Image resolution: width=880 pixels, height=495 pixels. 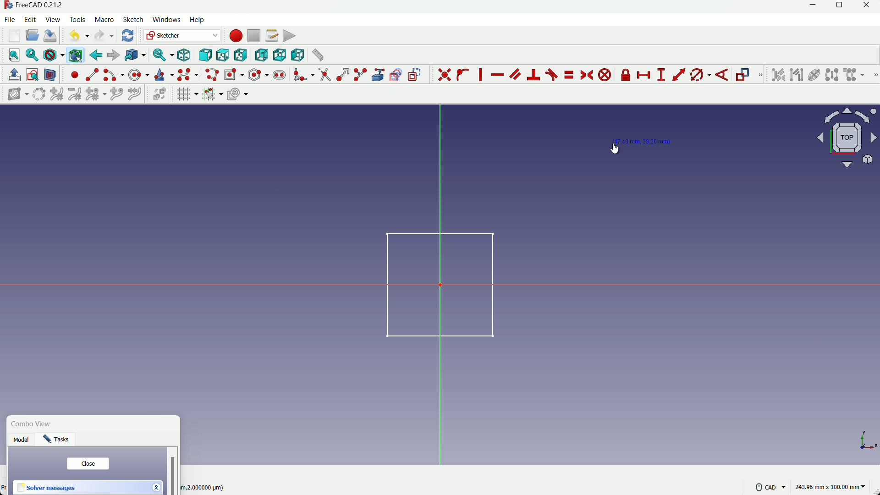 What do you see at coordinates (129, 35) in the screenshot?
I see `refresh` at bounding box center [129, 35].